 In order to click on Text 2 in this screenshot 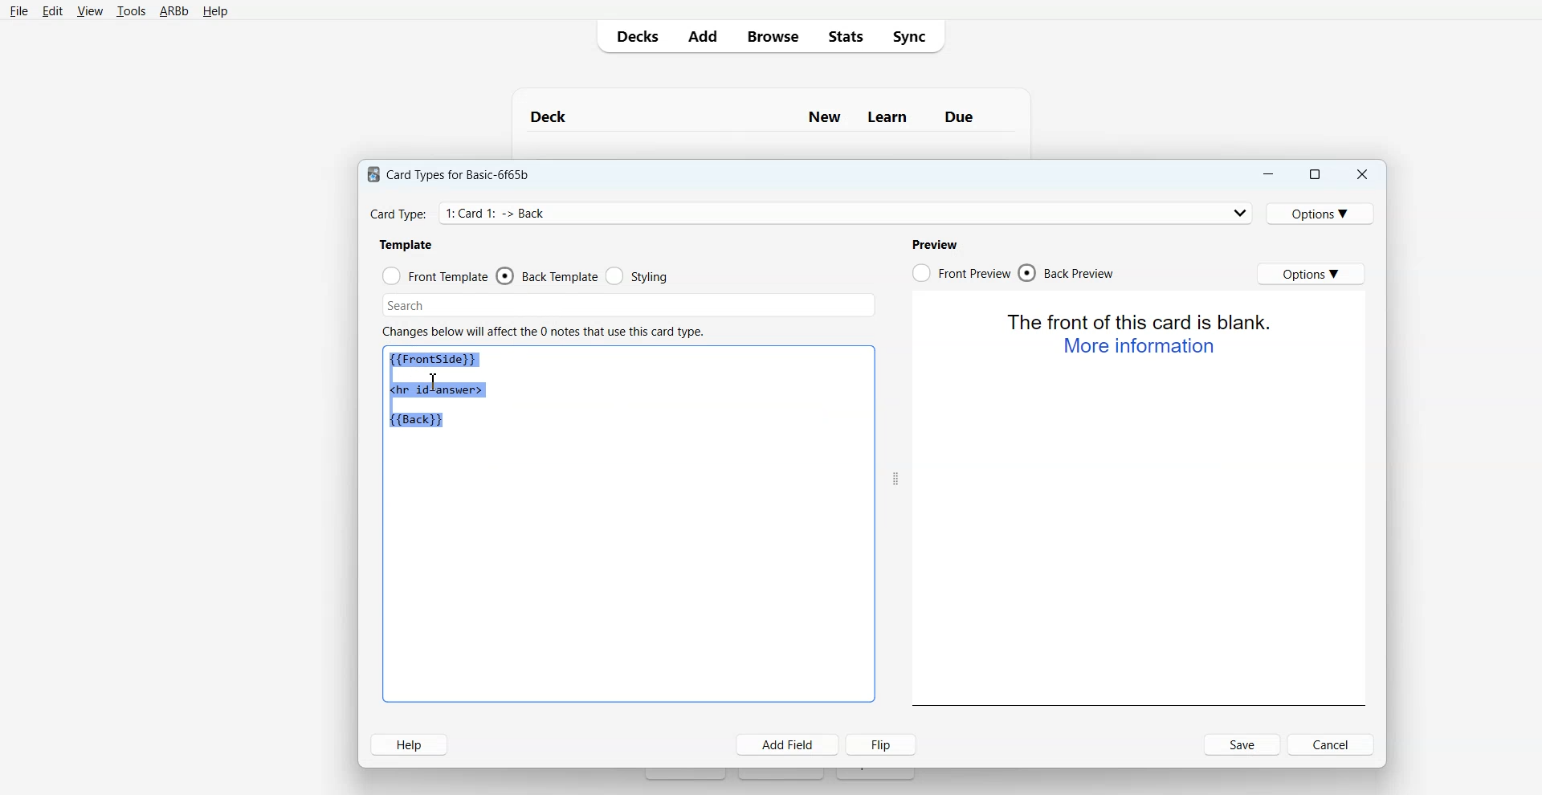, I will do `click(1141, 333)`.